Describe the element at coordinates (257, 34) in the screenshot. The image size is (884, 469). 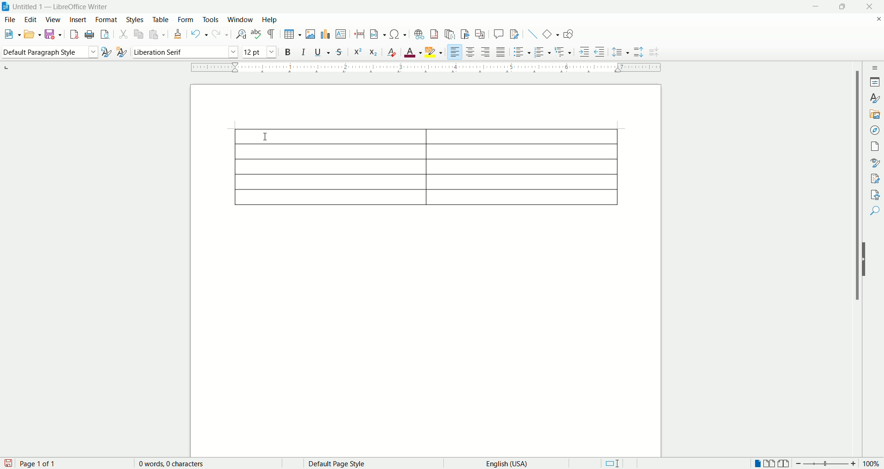
I see `spell check` at that location.